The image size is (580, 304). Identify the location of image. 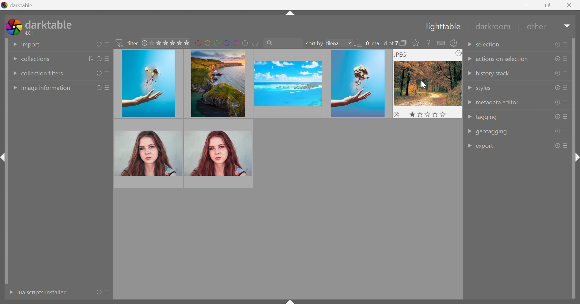
(427, 84).